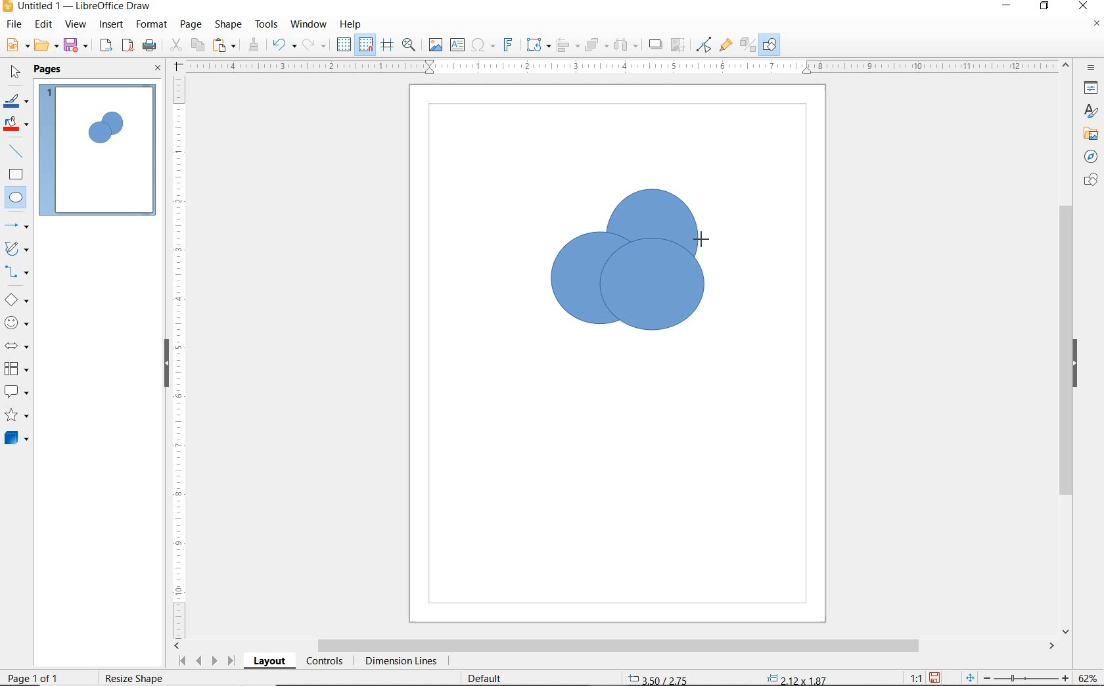 The width and height of the screenshot is (1104, 686). What do you see at coordinates (1088, 186) in the screenshot?
I see `CHATS` at bounding box center [1088, 186].